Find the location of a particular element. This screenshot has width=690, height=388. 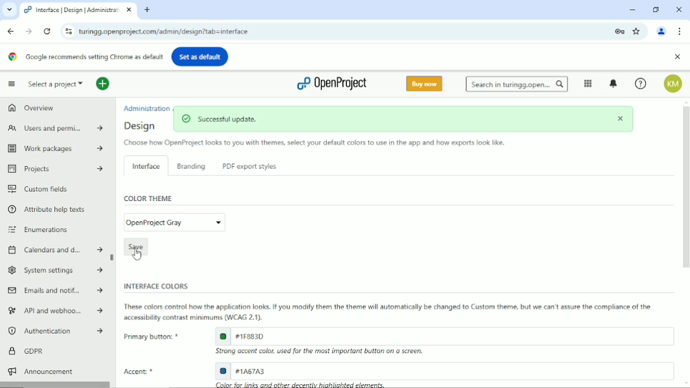

Choose how OpenProject looks to you with themes, select your default colors to use in the app and how exports look hike. is located at coordinates (313, 143).